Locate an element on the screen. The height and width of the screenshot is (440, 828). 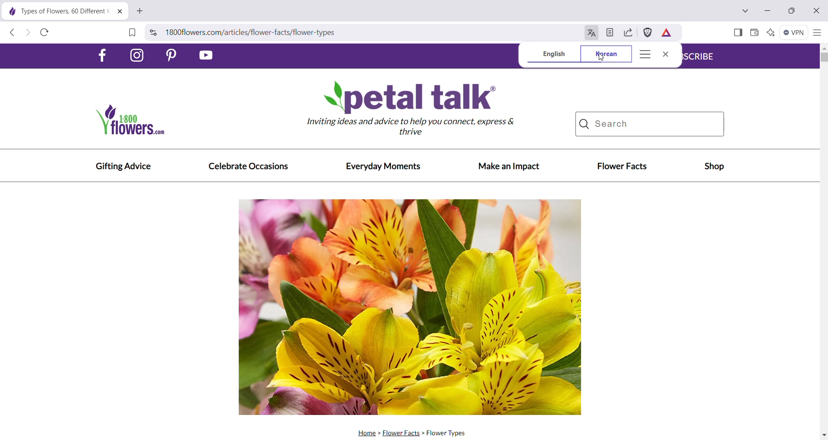
Search tabs is located at coordinates (745, 12).